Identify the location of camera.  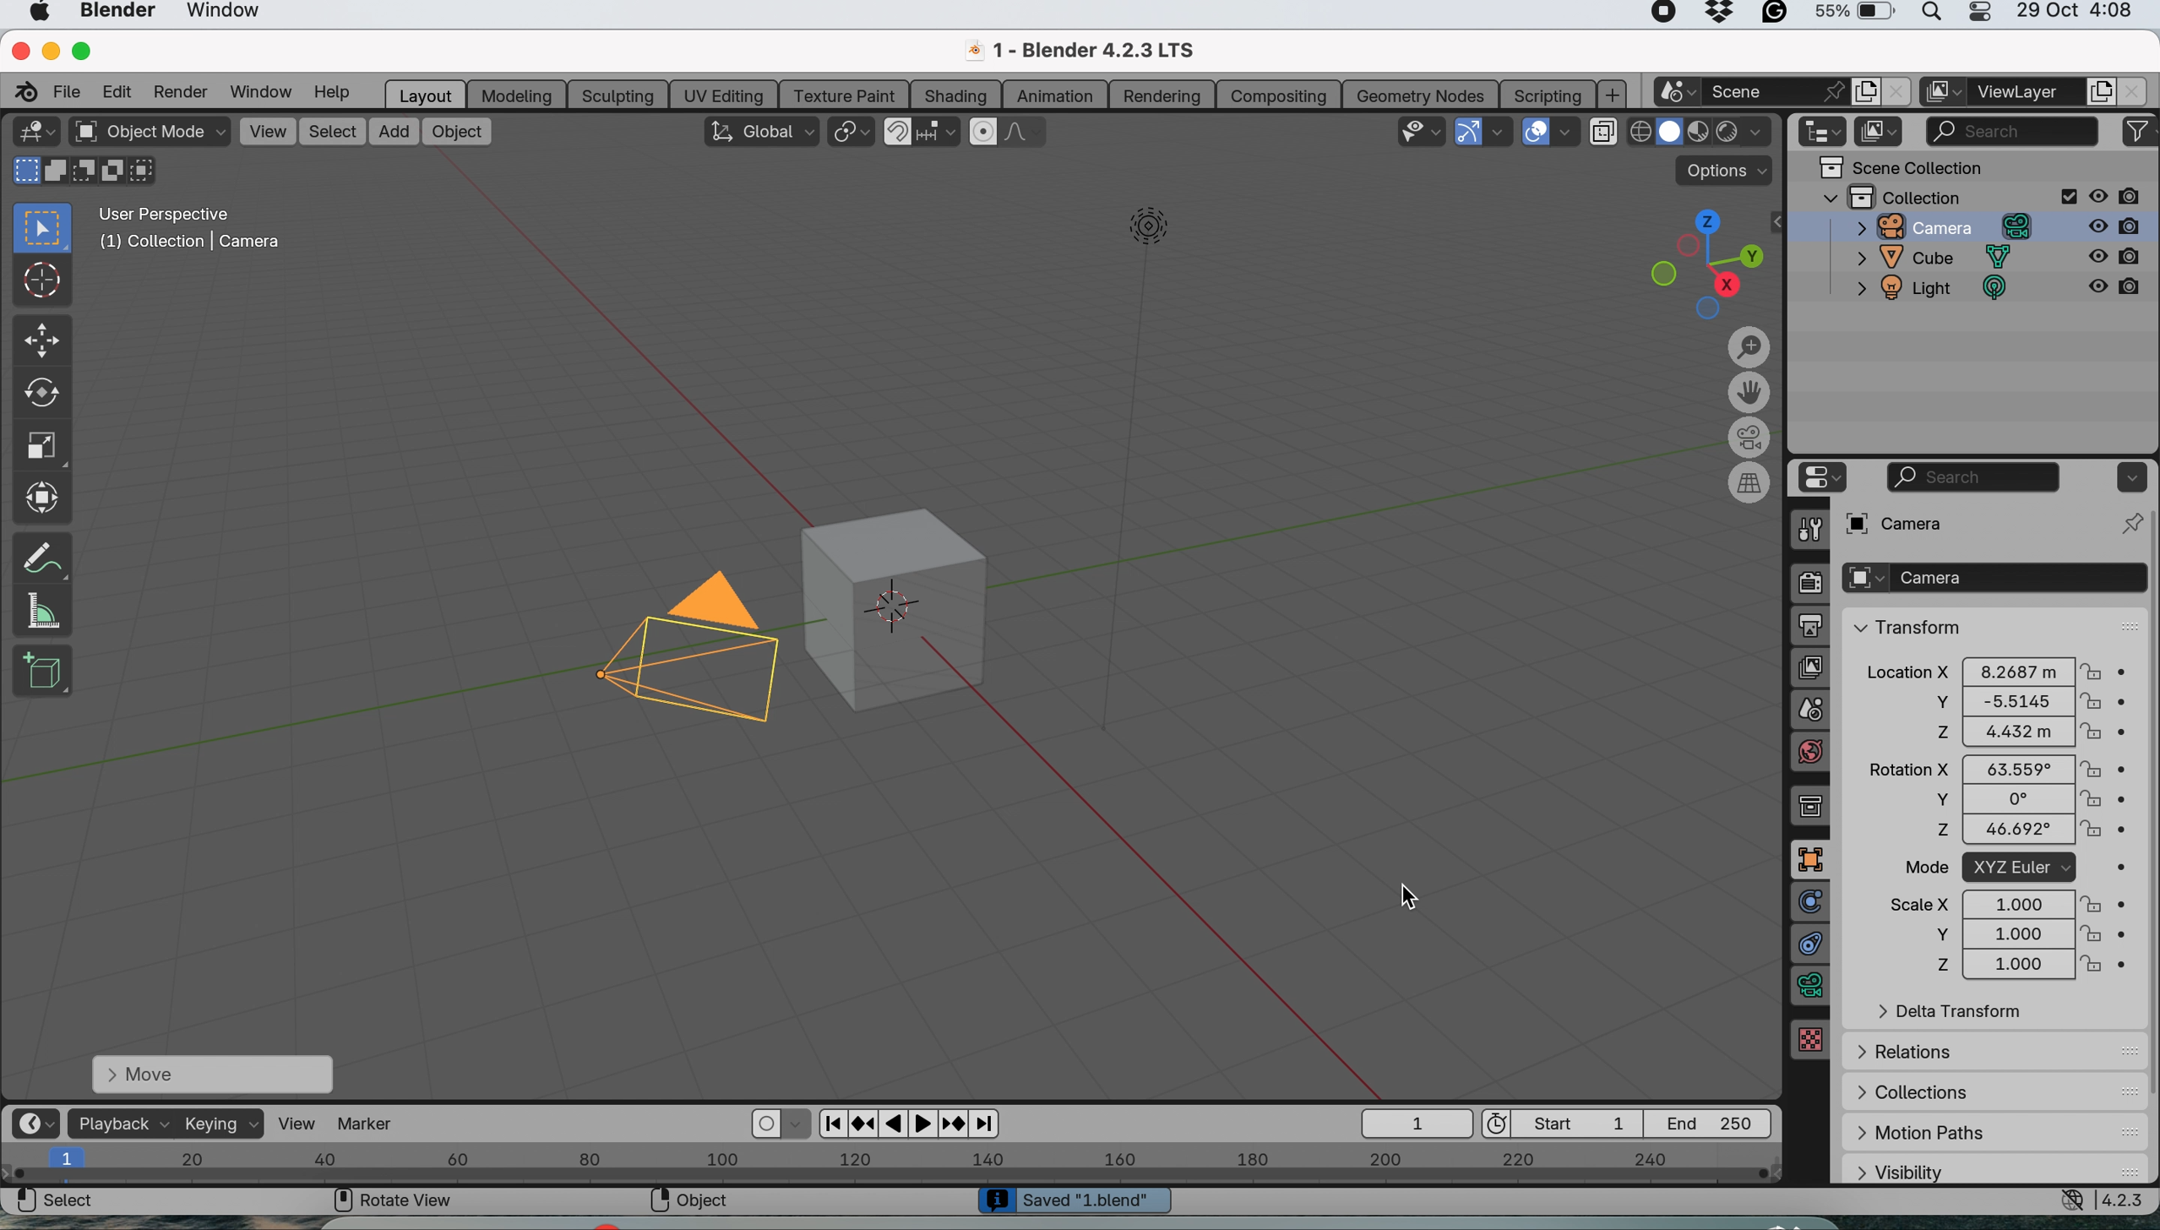
(678, 650).